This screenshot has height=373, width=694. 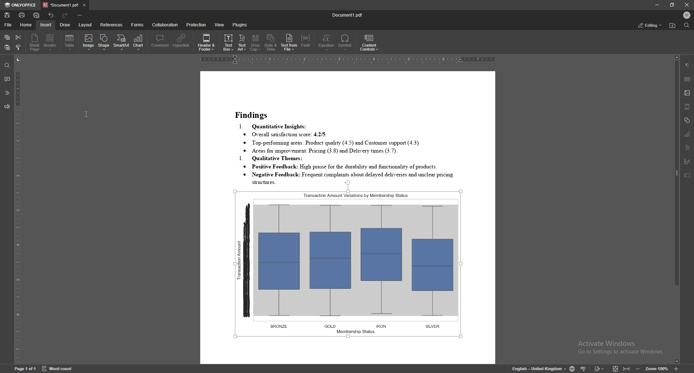 What do you see at coordinates (656, 5) in the screenshot?
I see `minimize` at bounding box center [656, 5].